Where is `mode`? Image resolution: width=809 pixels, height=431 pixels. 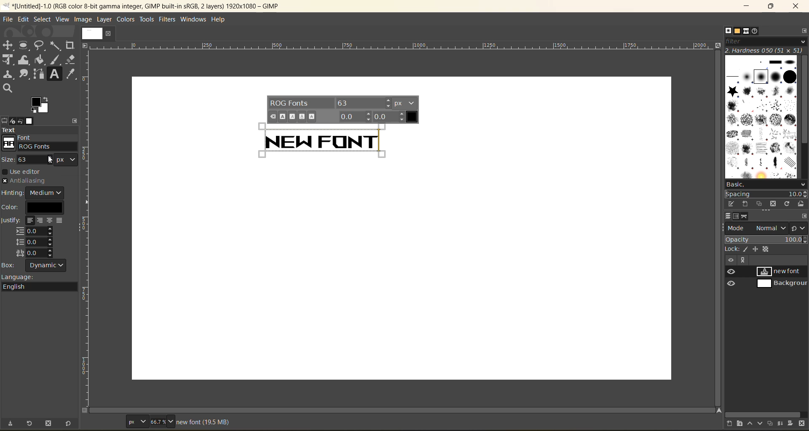
mode is located at coordinates (755, 229).